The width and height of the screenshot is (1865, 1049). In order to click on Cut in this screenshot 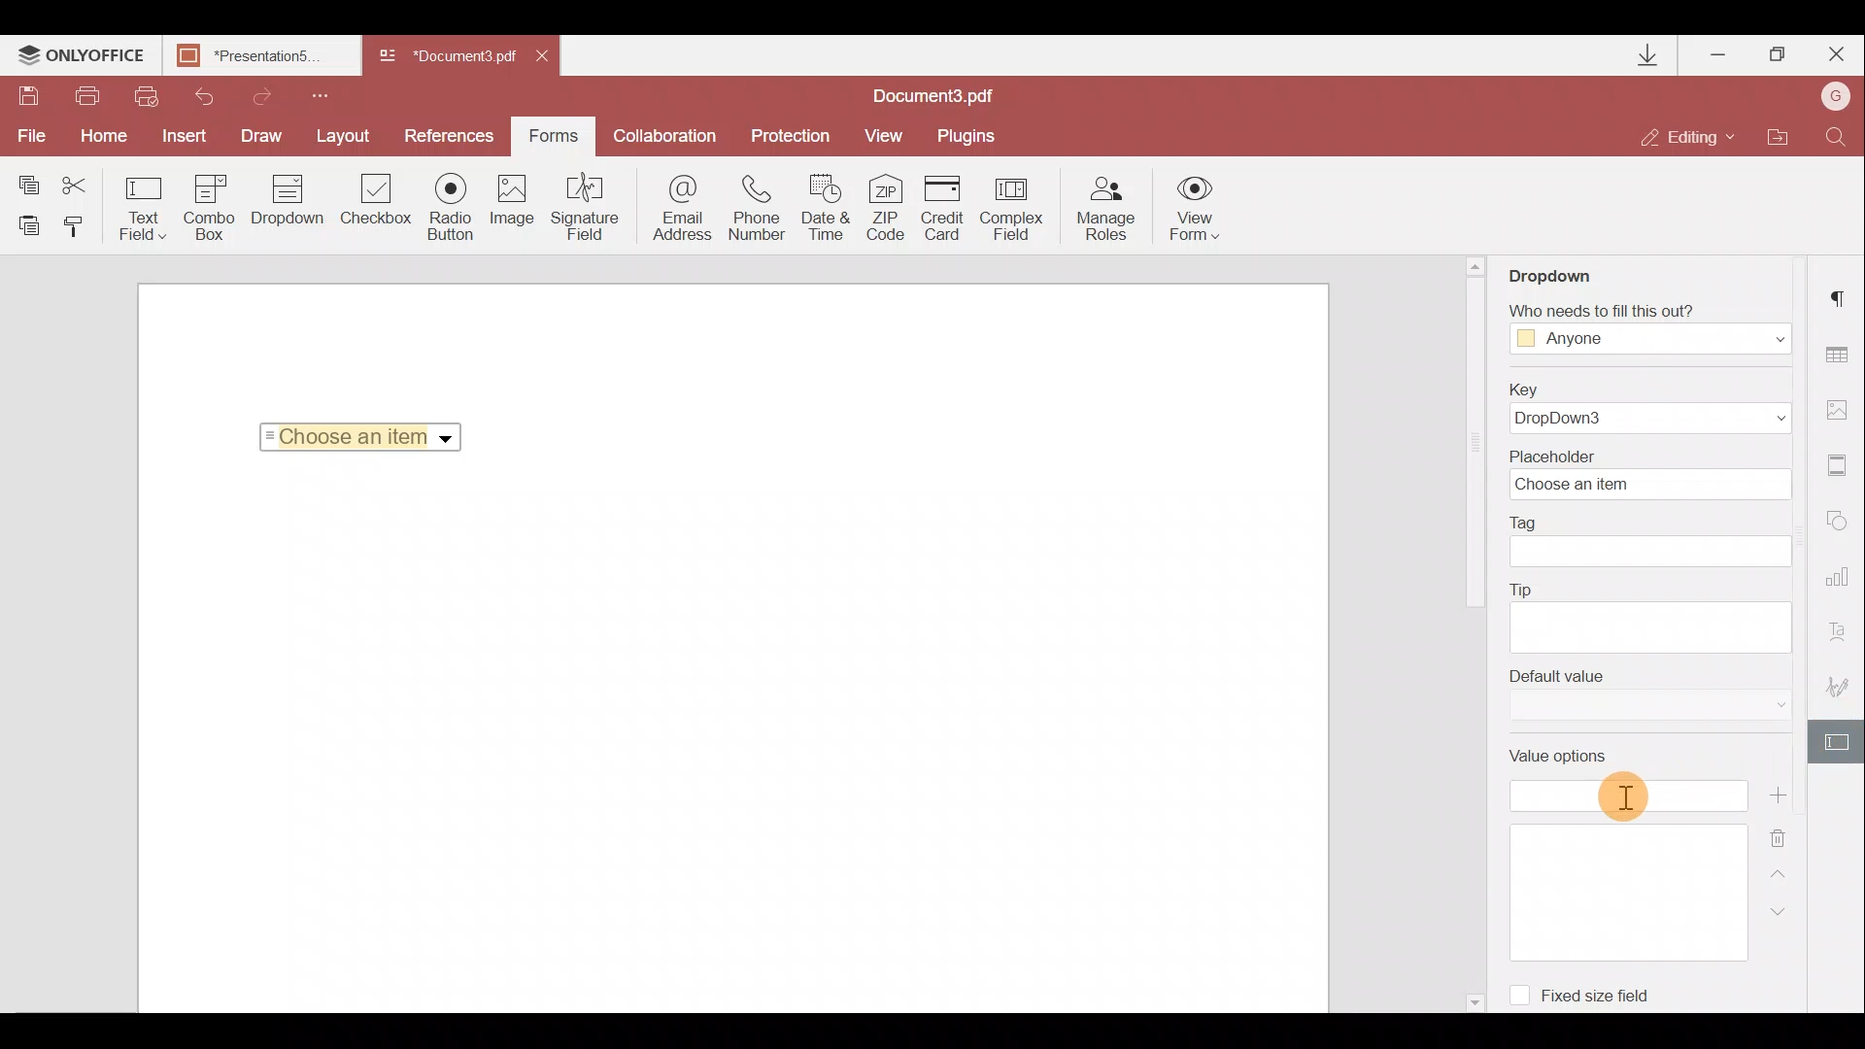, I will do `click(77, 180)`.